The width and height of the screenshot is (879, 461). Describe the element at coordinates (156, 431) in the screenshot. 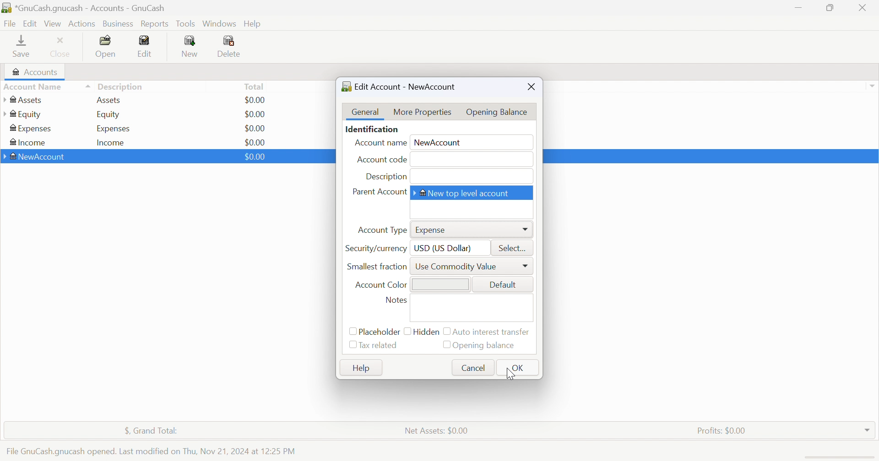

I see `$, Grand Total:` at that location.